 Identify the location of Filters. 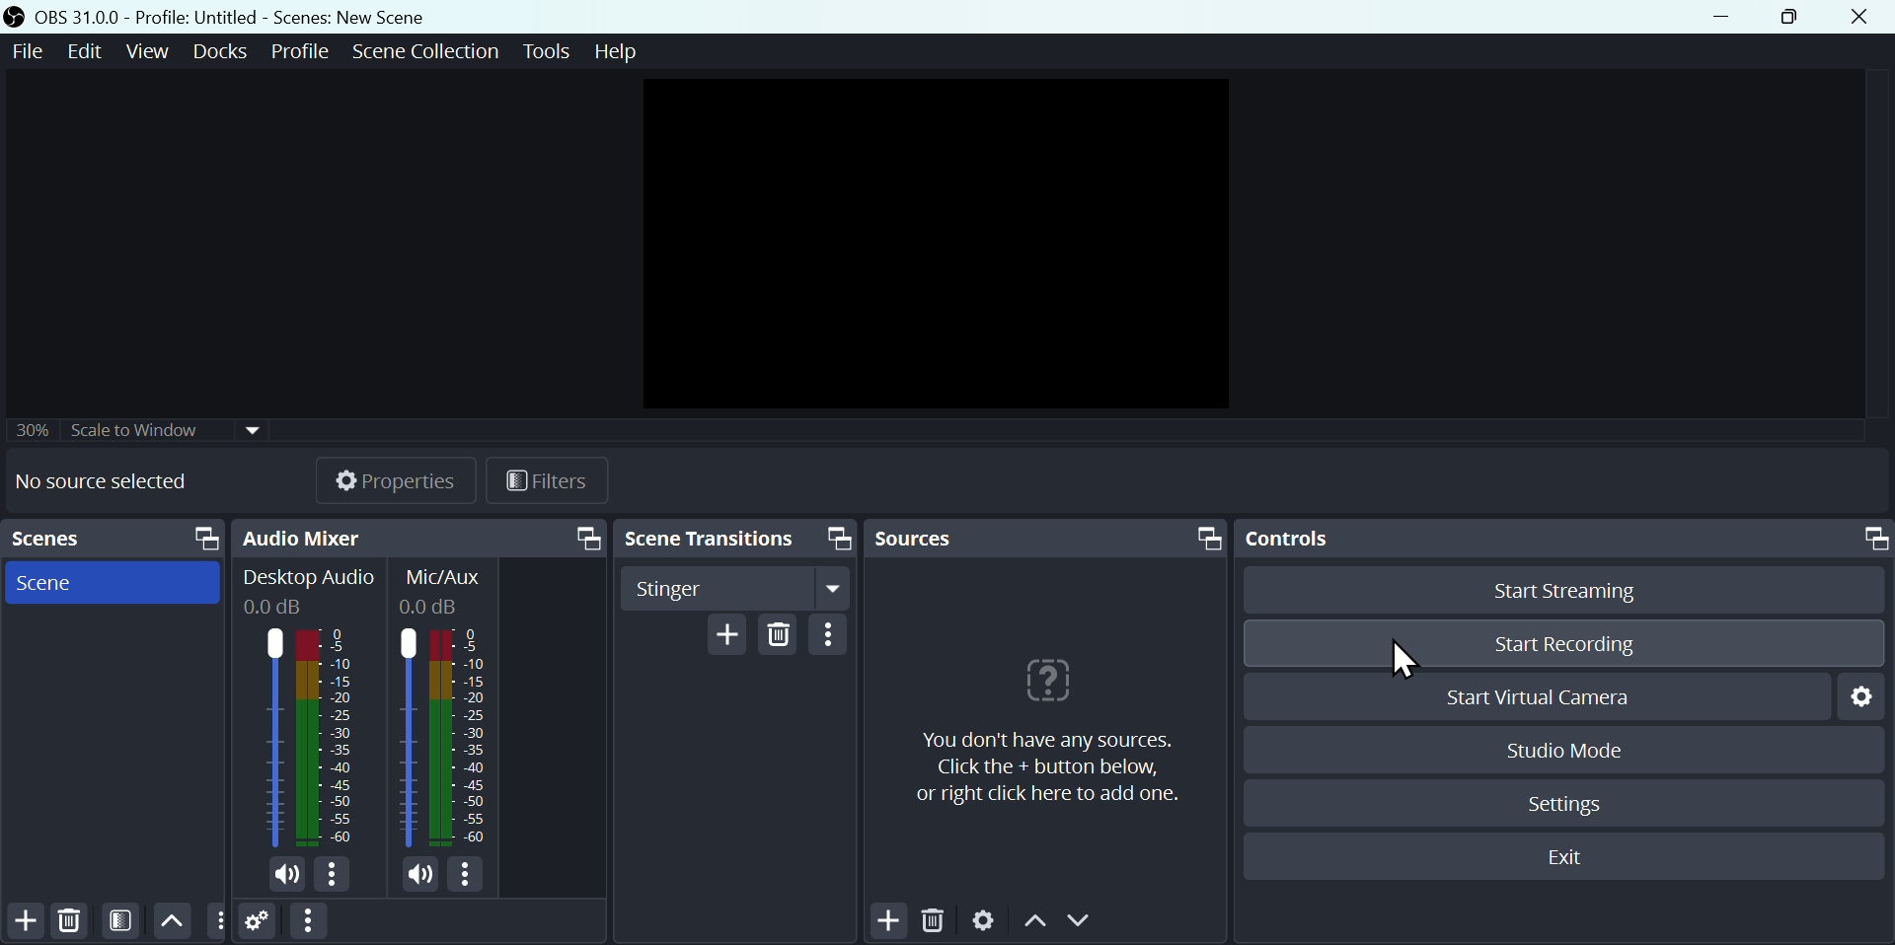
(551, 481).